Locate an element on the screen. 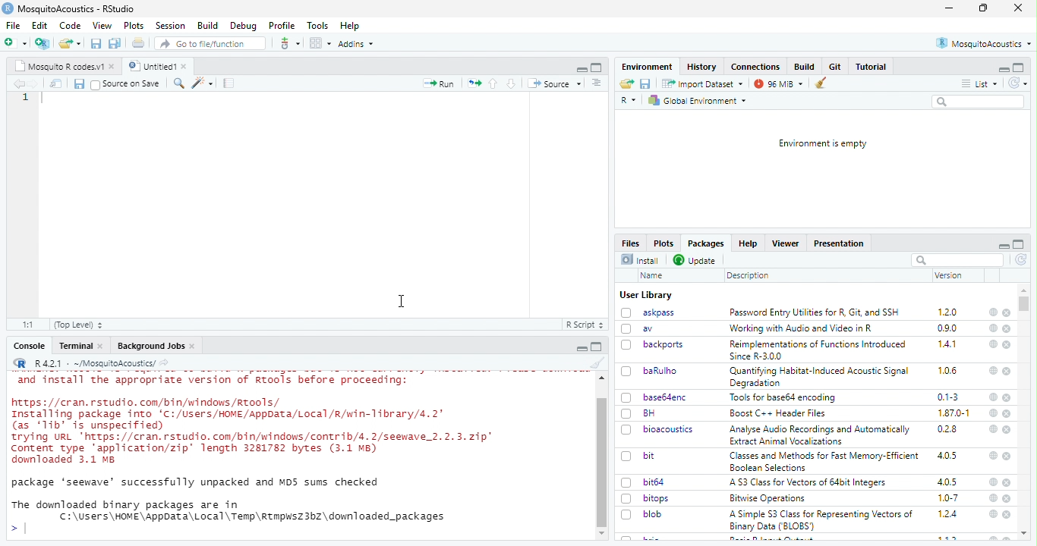 The image size is (1037, 546). 405 is located at coordinates (948, 456).